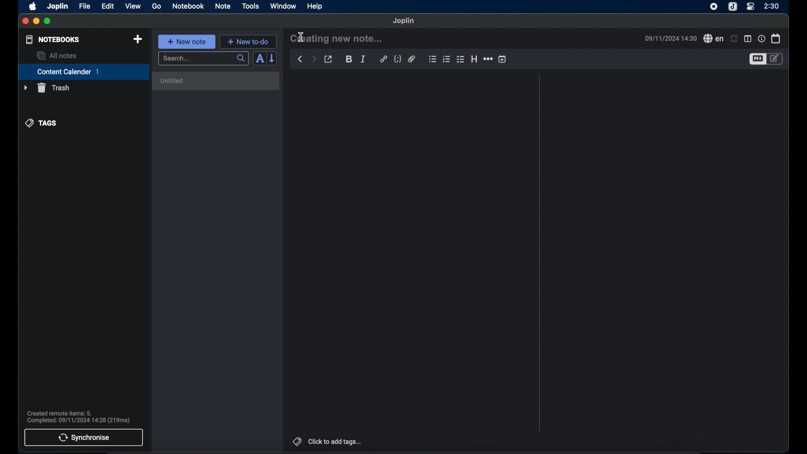 The width and height of the screenshot is (807, 454). I want to click on control center, so click(750, 7).